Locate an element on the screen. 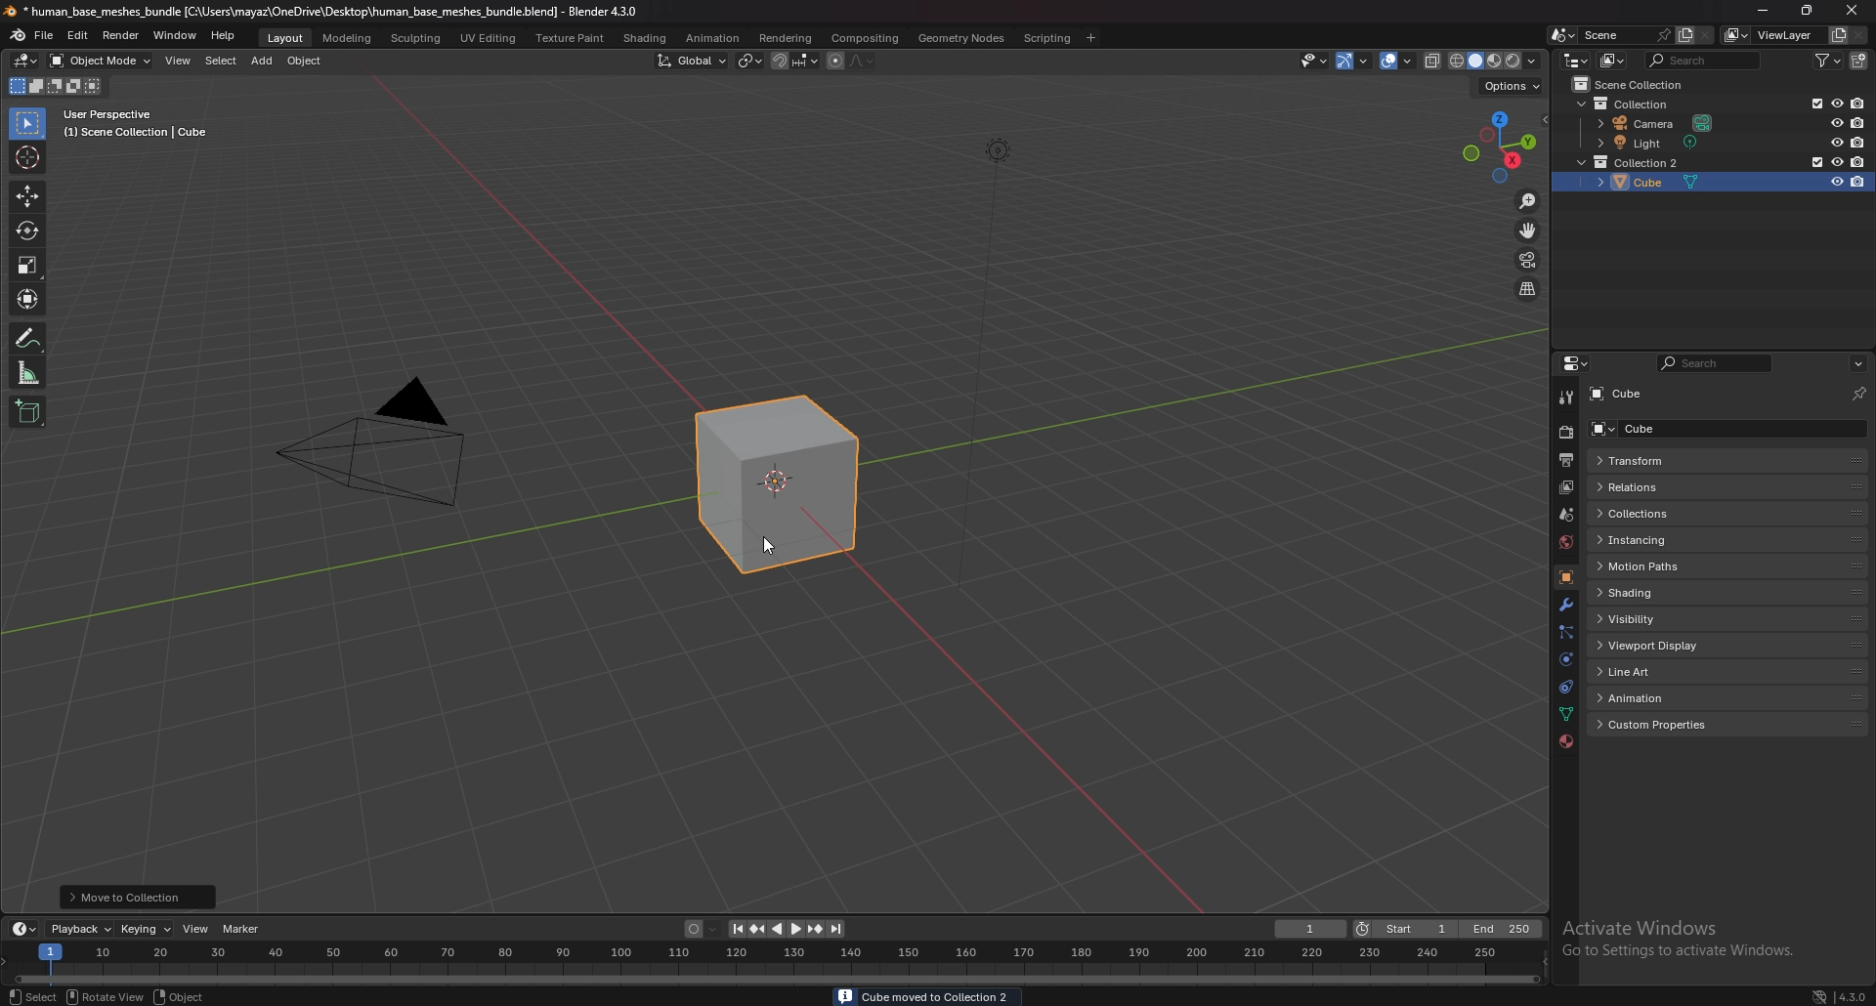 Image resolution: width=1876 pixels, height=1006 pixels. toggle xray is located at coordinates (1433, 61).